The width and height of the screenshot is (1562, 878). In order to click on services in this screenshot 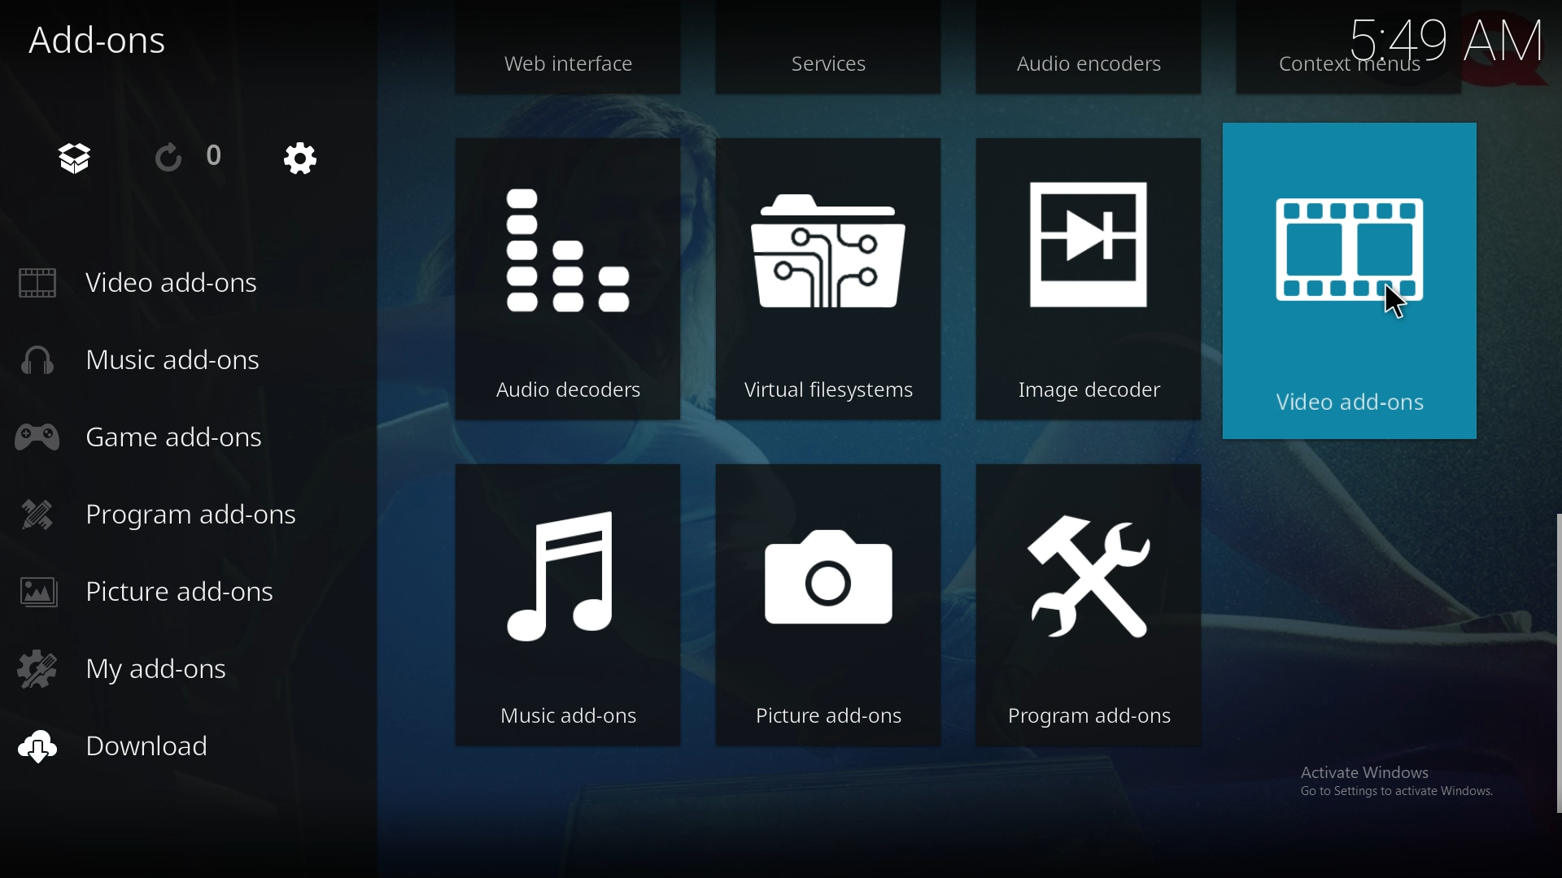, I will do `click(827, 44)`.